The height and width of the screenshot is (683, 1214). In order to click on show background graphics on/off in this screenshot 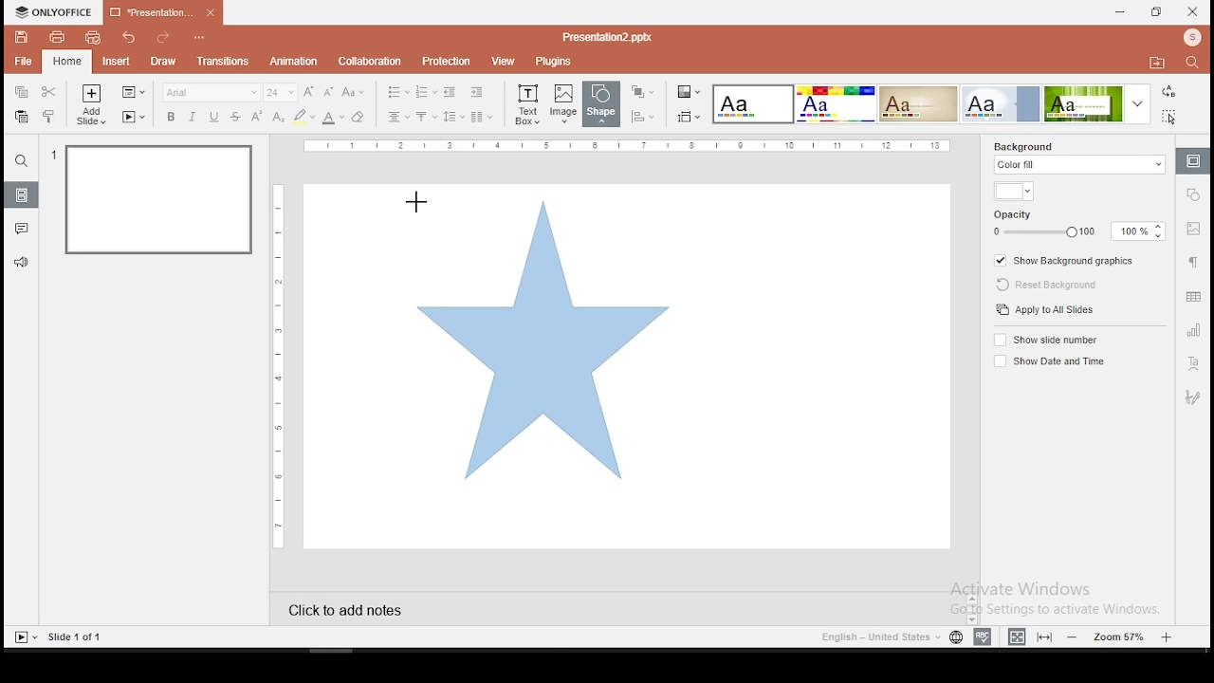, I will do `click(1067, 259)`.